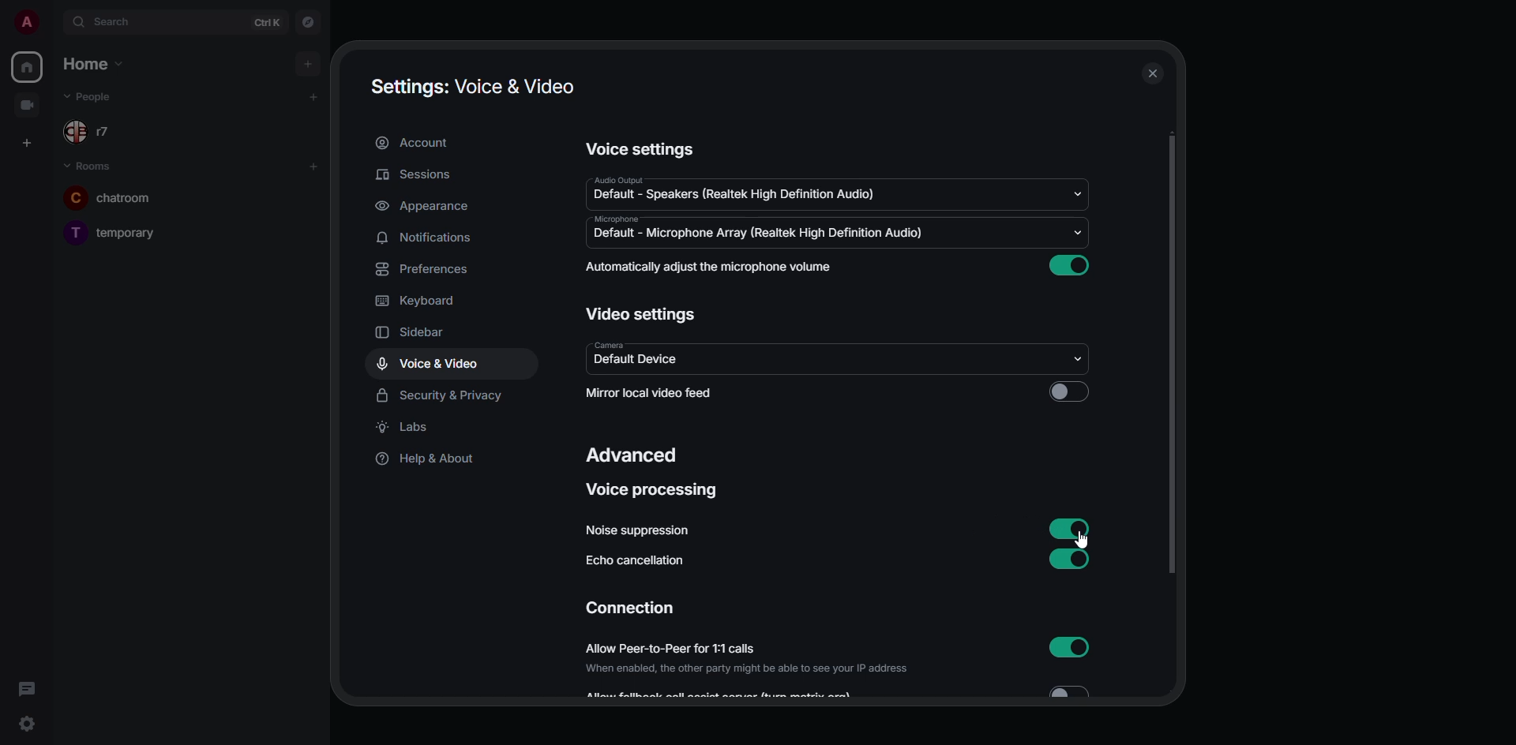 The height and width of the screenshot is (745, 1516). Describe the element at coordinates (1071, 530) in the screenshot. I see `enabled` at that location.